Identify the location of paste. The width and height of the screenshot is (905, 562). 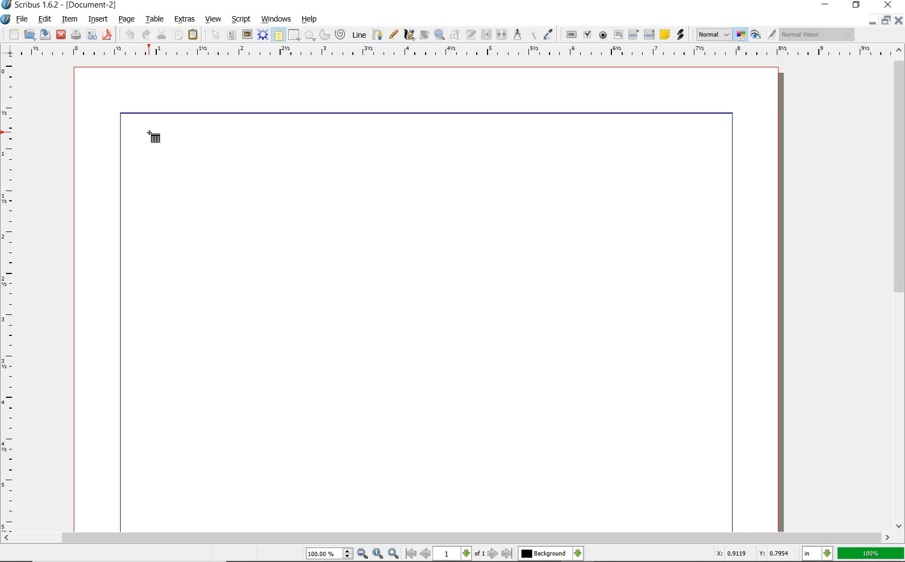
(193, 36).